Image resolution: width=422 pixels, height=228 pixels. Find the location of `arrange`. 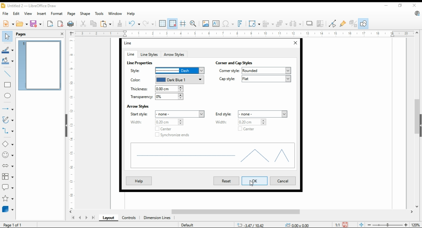

arrange is located at coordinates (281, 23).